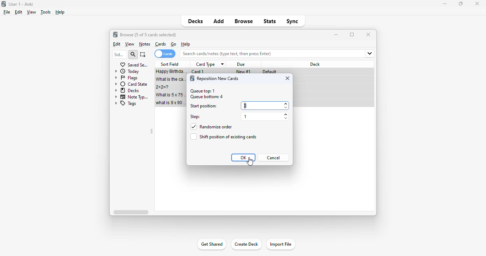 The height and width of the screenshot is (256, 486). I want to click on saved searches, so click(134, 65).